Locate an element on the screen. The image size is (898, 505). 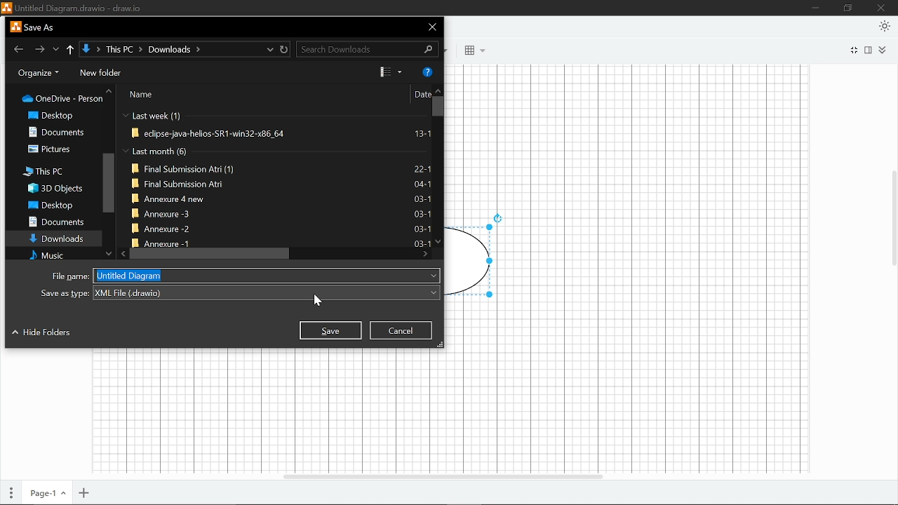
File name is located at coordinates (246, 275).